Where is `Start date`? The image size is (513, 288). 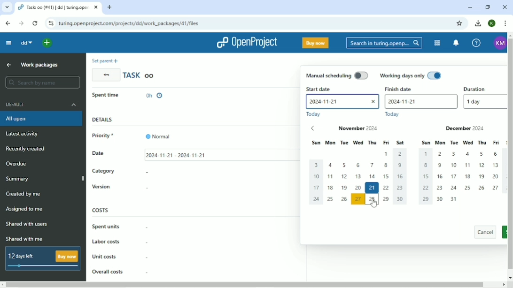 Start date is located at coordinates (317, 88).